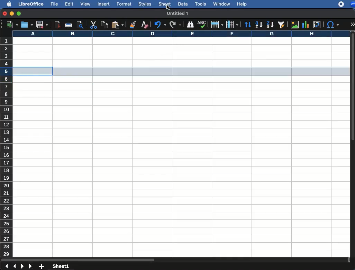 This screenshot has width=355, height=270. I want to click on rows, so click(6, 147).